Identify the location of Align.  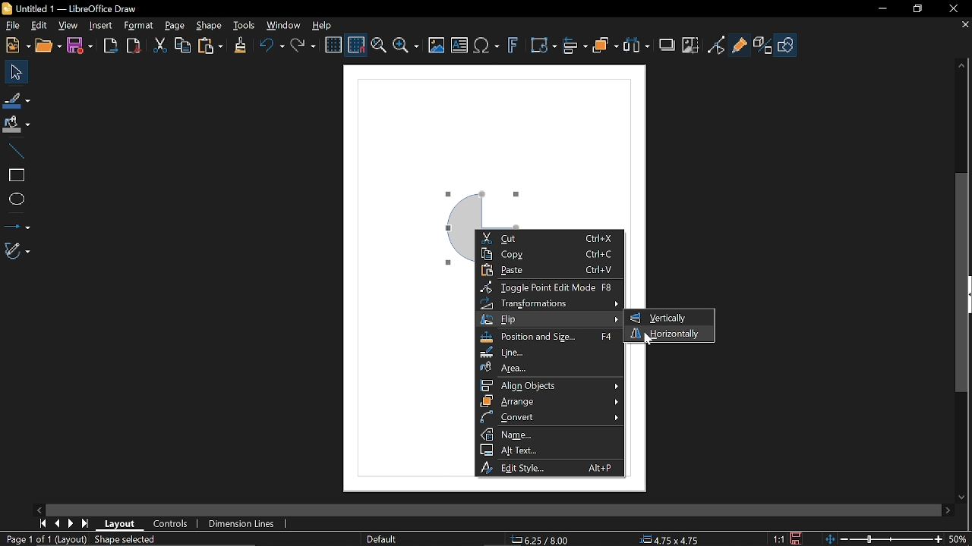
(576, 45).